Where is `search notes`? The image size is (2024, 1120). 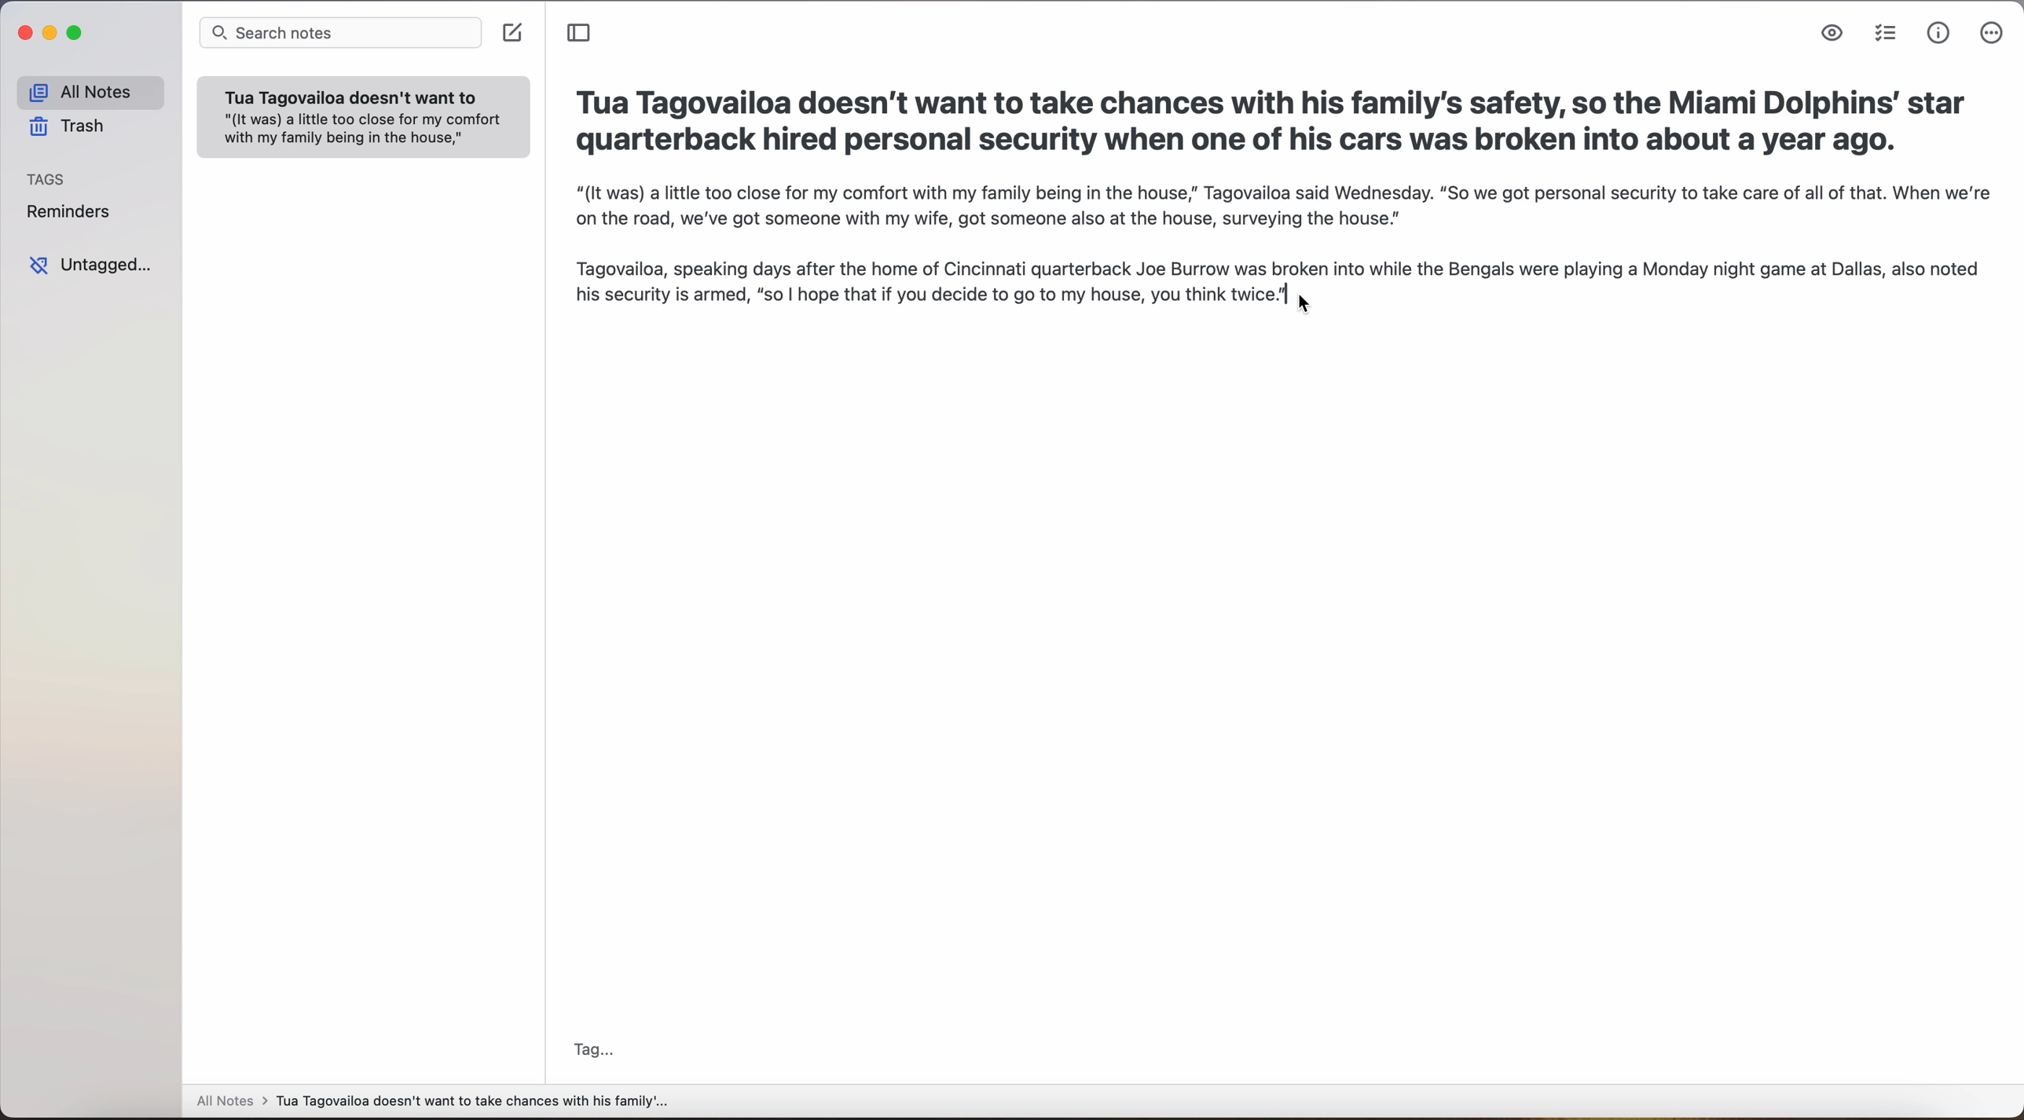 search notes is located at coordinates (340, 34).